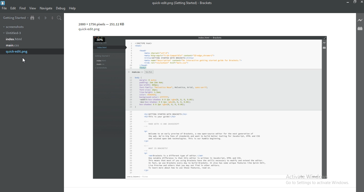  I want to click on file, so click(5, 9).